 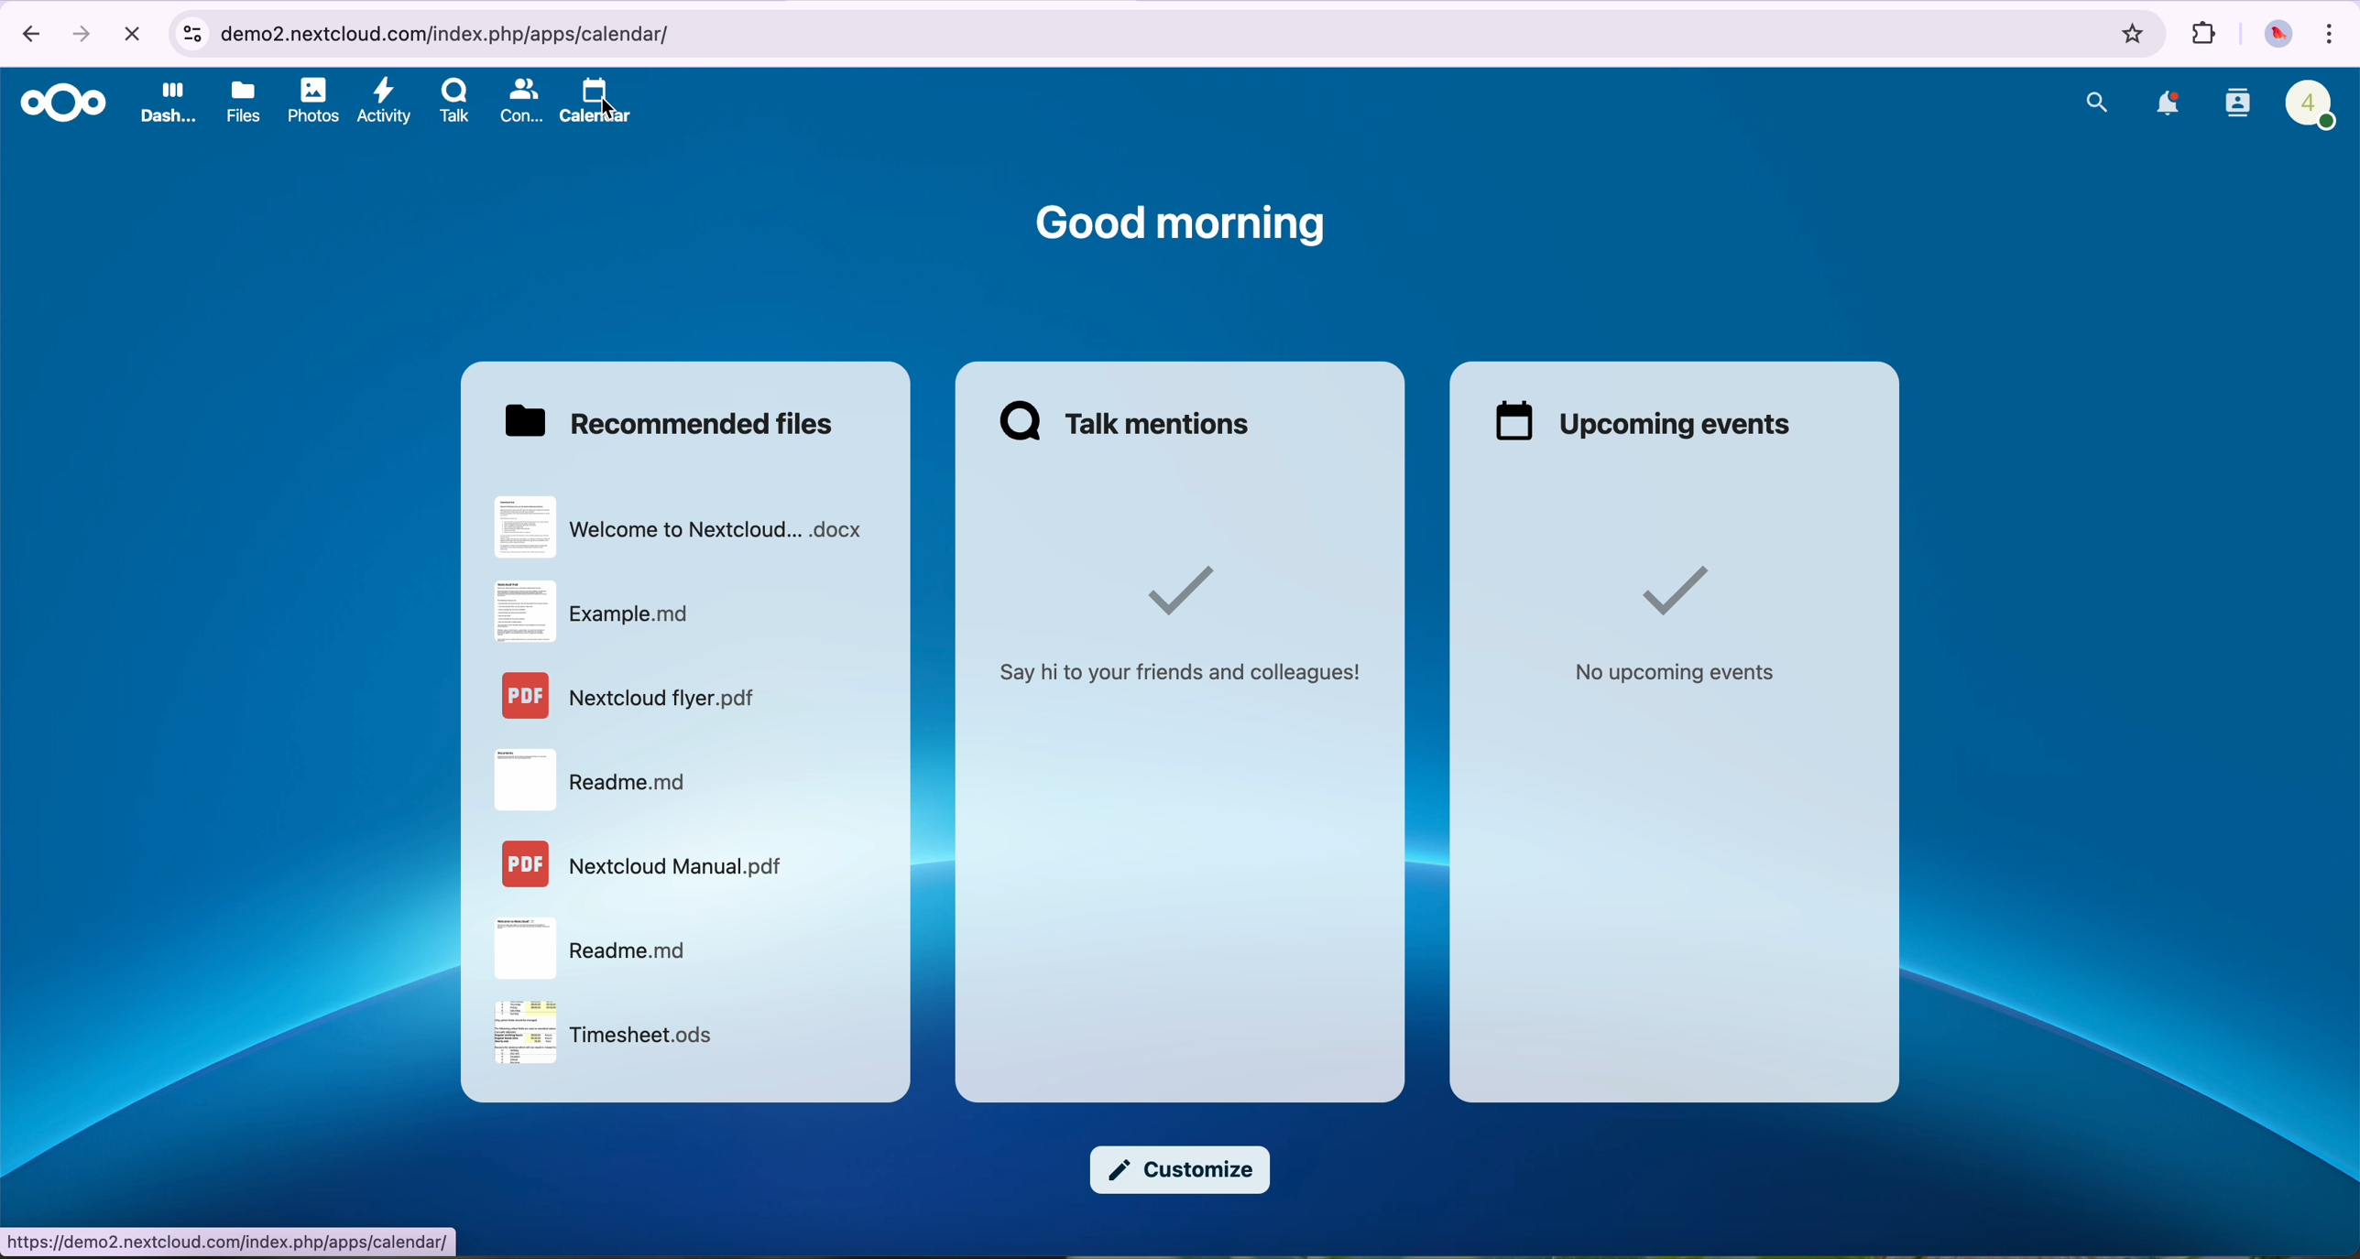 I want to click on file, so click(x=593, y=781).